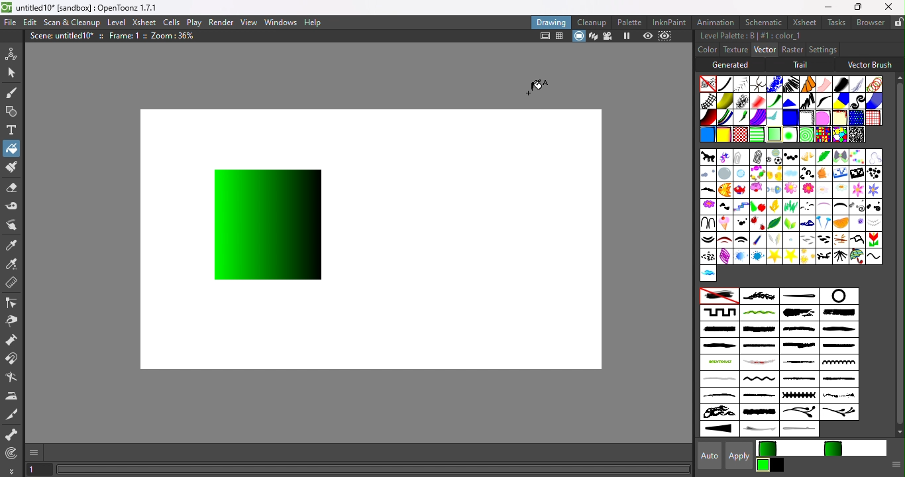 The height and width of the screenshot is (477, 905). I want to click on medium_brush1, so click(798, 329).